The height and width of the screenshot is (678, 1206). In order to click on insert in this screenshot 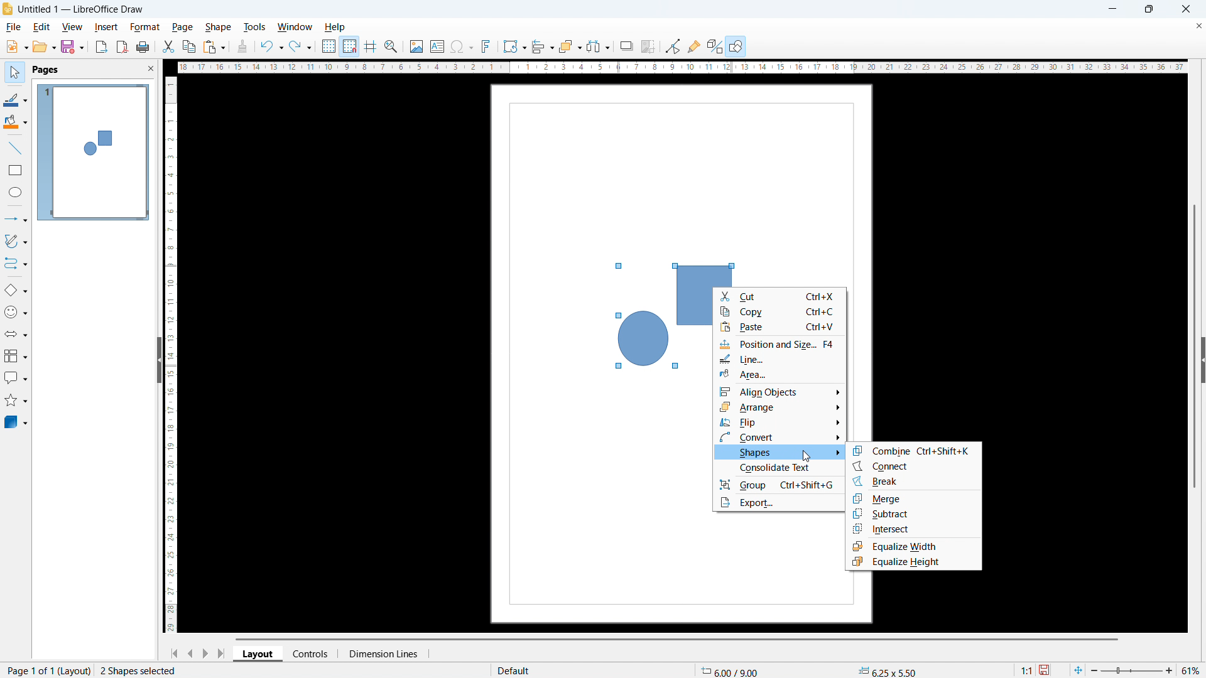, I will do `click(106, 27)`.